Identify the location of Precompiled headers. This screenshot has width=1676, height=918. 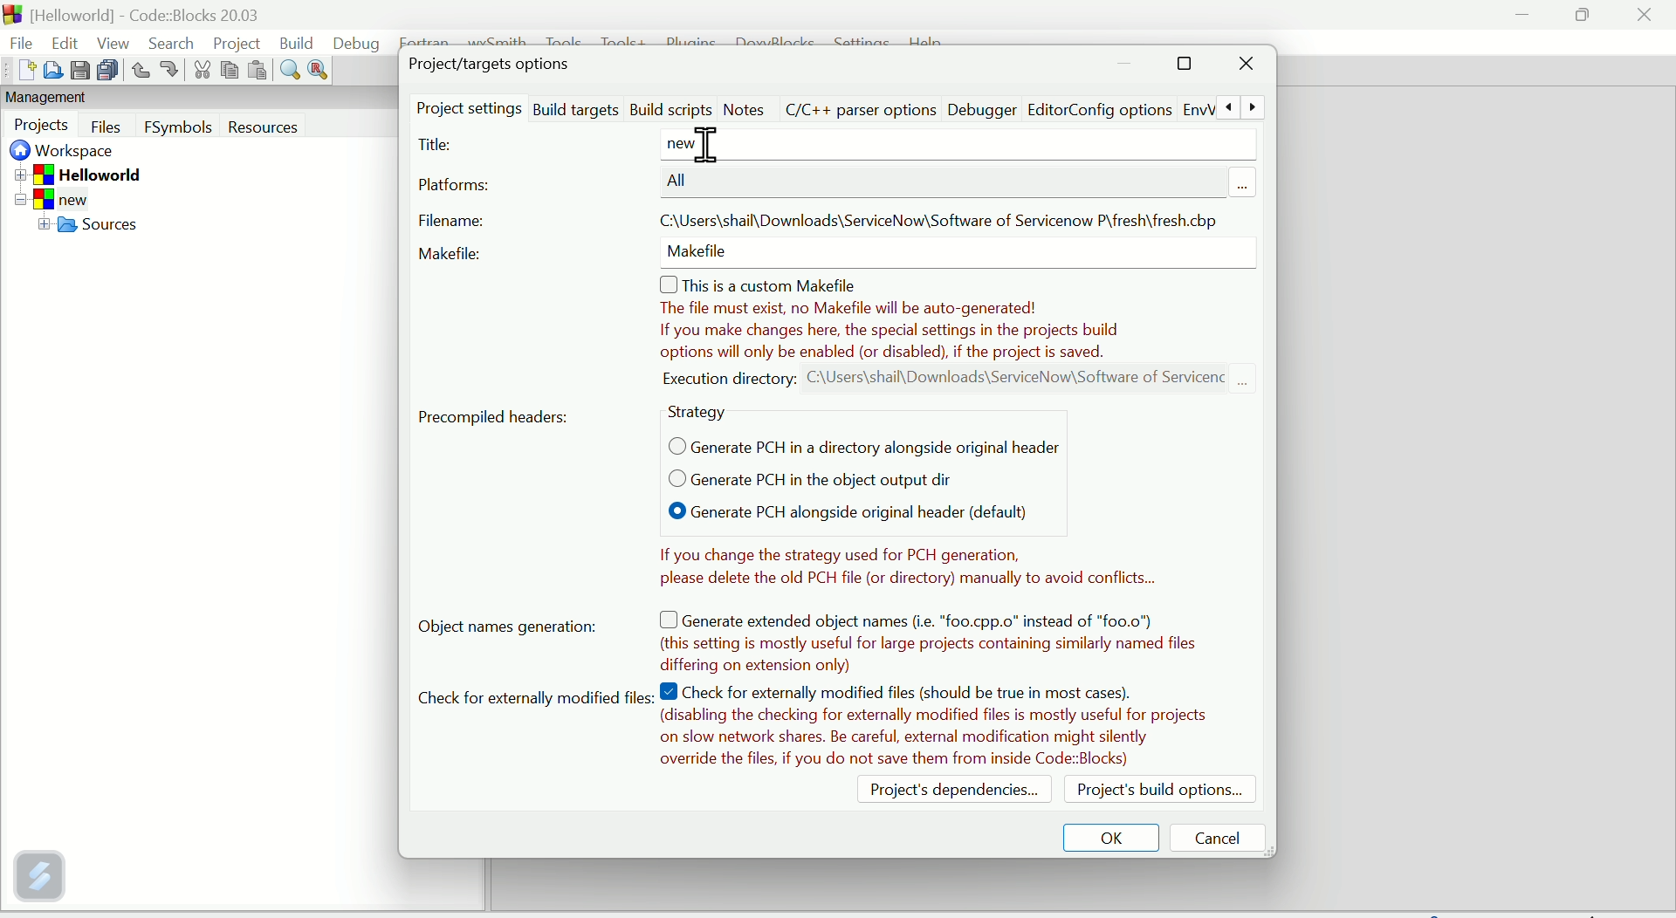
(498, 415).